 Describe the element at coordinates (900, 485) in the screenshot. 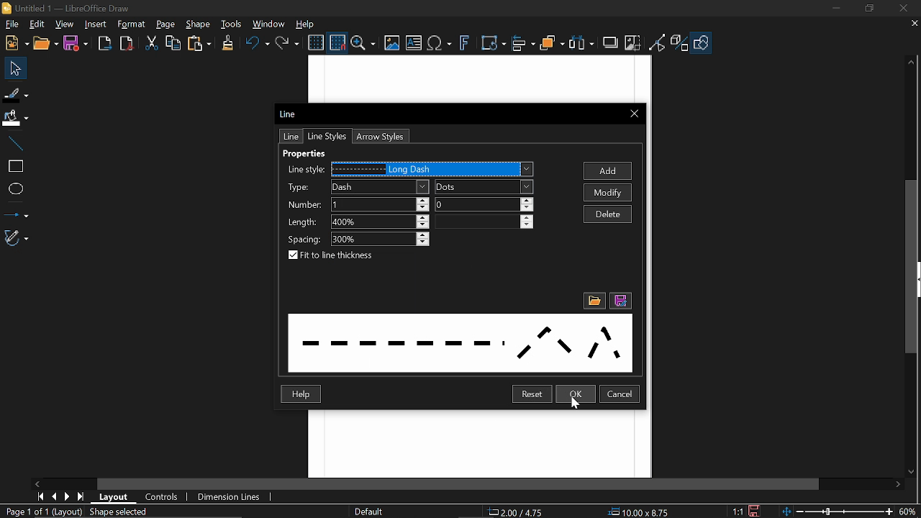

I see `Move right` at that location.